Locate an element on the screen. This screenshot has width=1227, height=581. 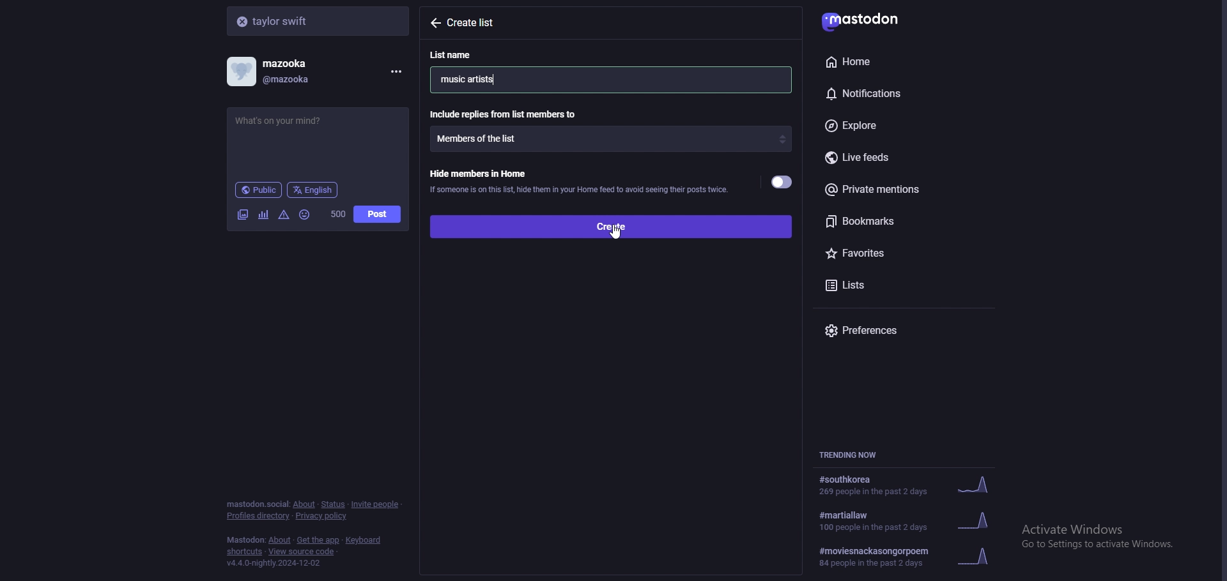
status is located at coordinates (332, 504).